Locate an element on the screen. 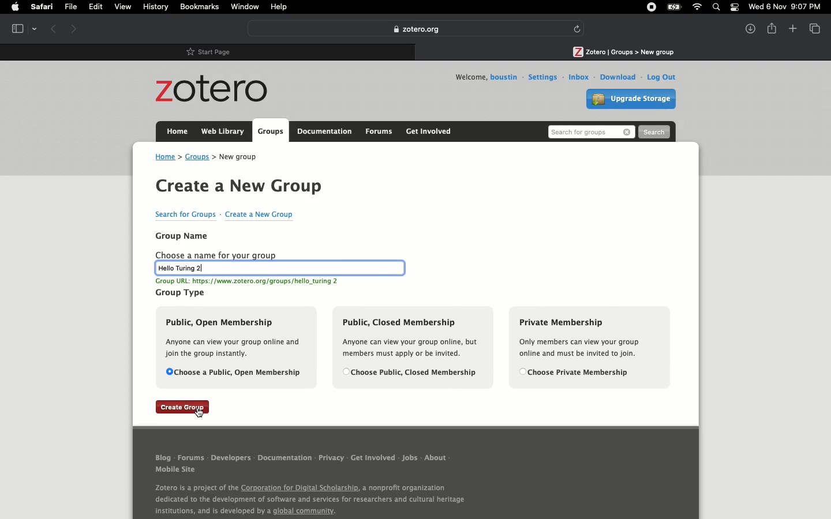  Upgrade storage is located at coordinates (632, 100).